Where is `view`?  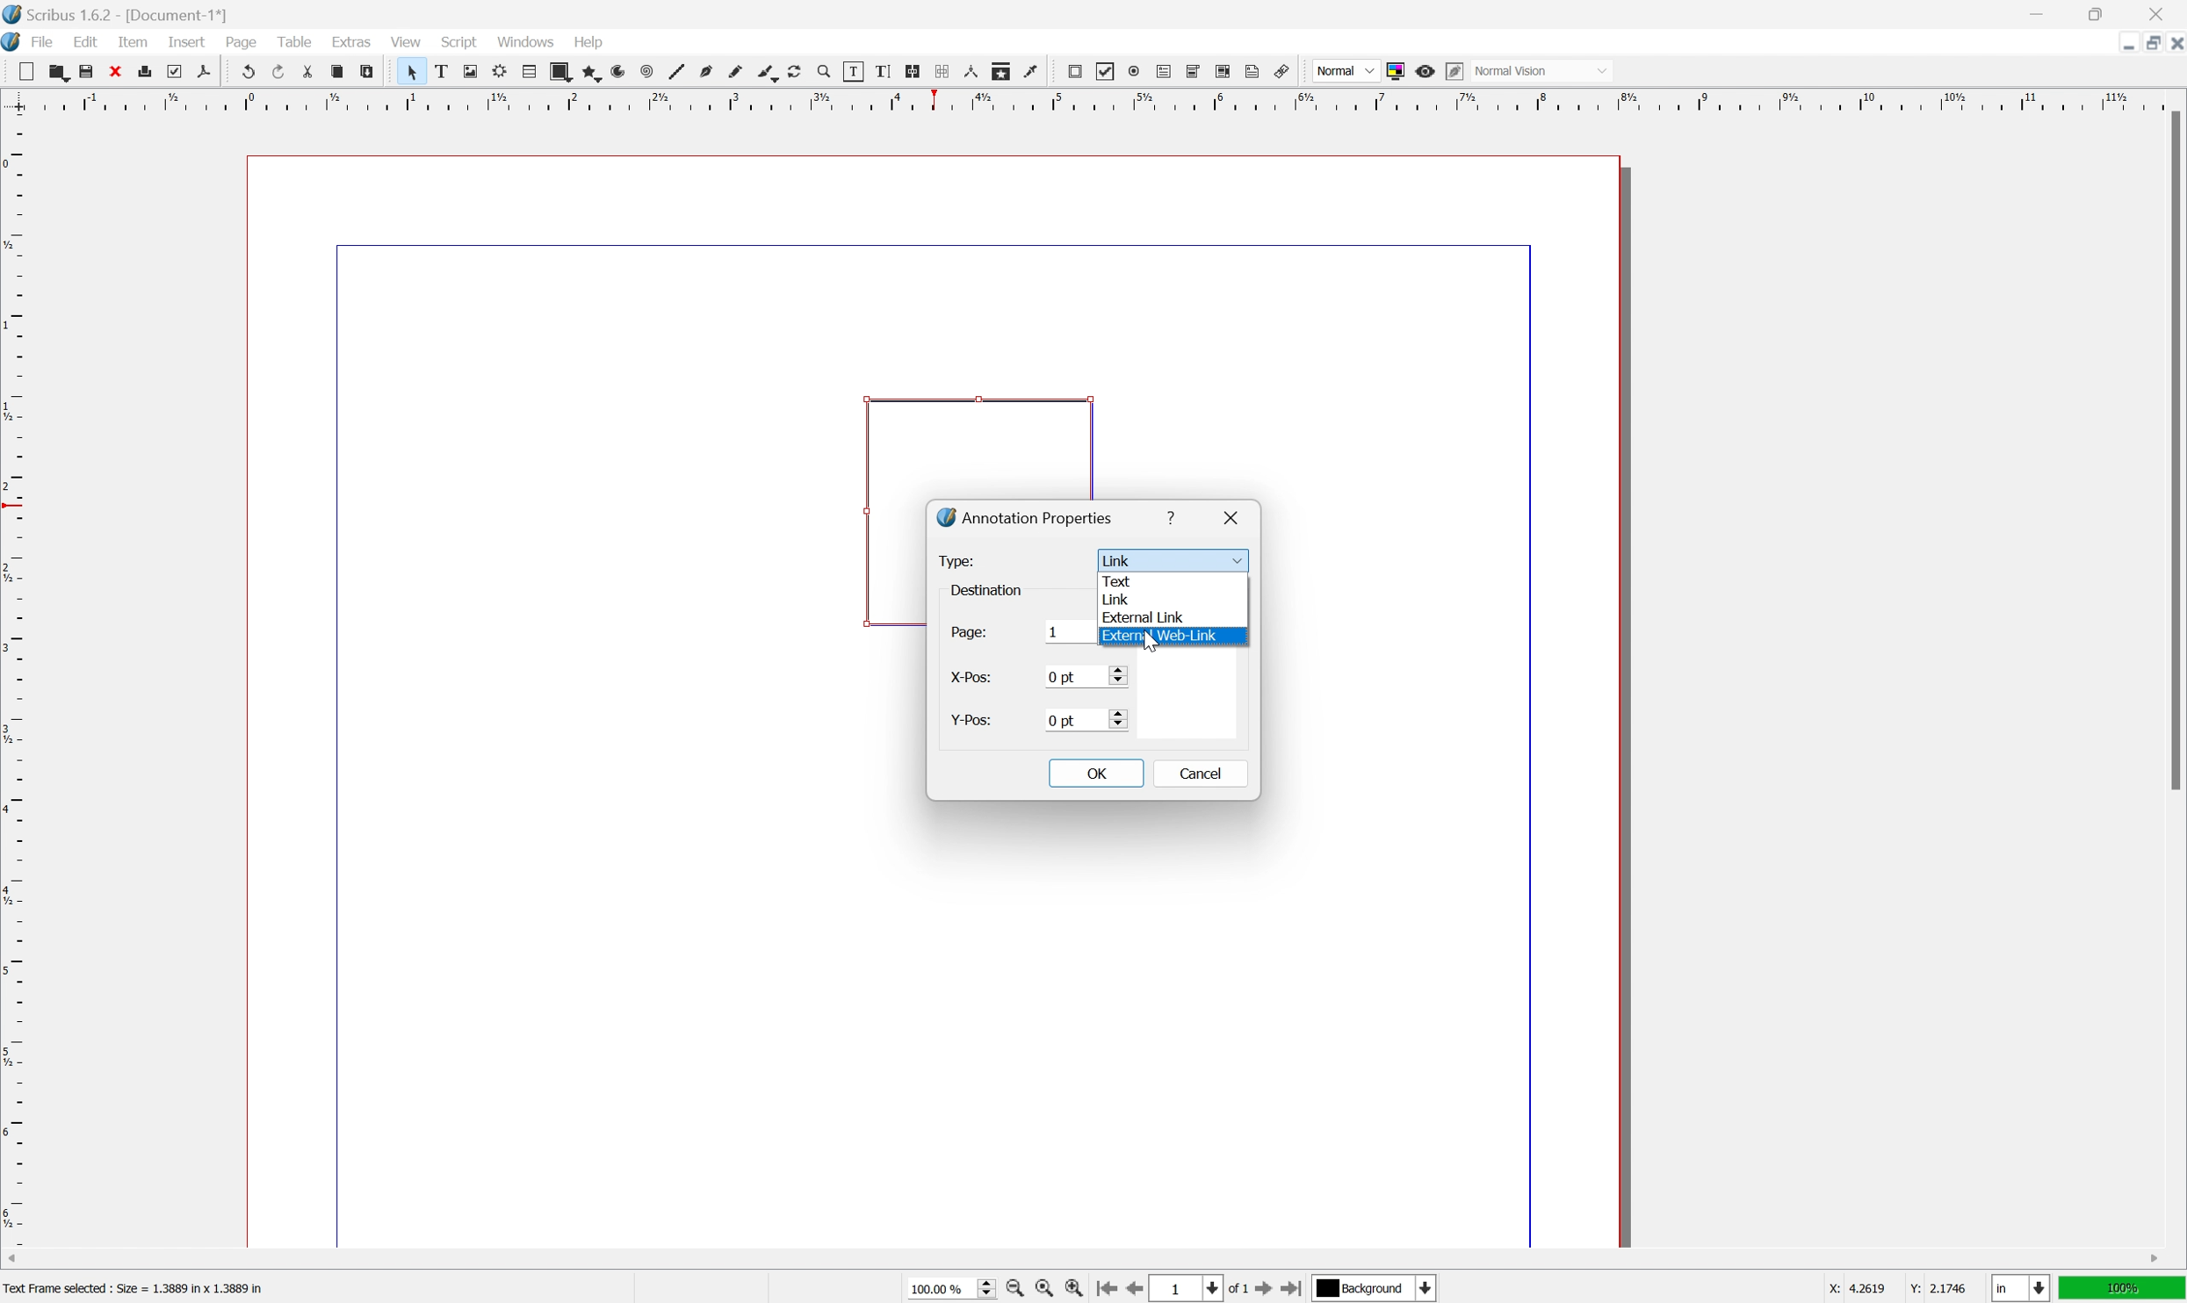
view is located at coordinates (404, 40).